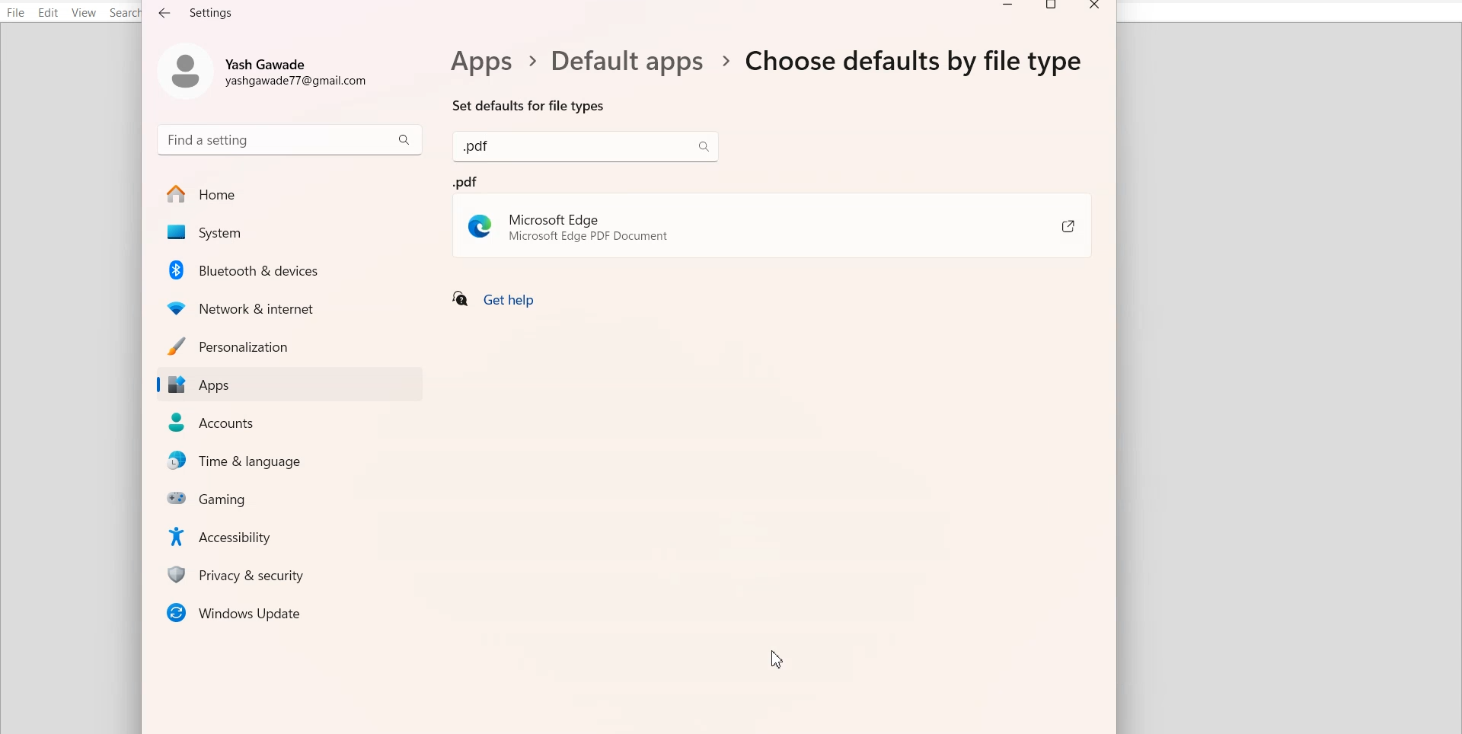  Describe the element at coordinates (294, 497) in the screenshot. I see `Gaming` at that location.